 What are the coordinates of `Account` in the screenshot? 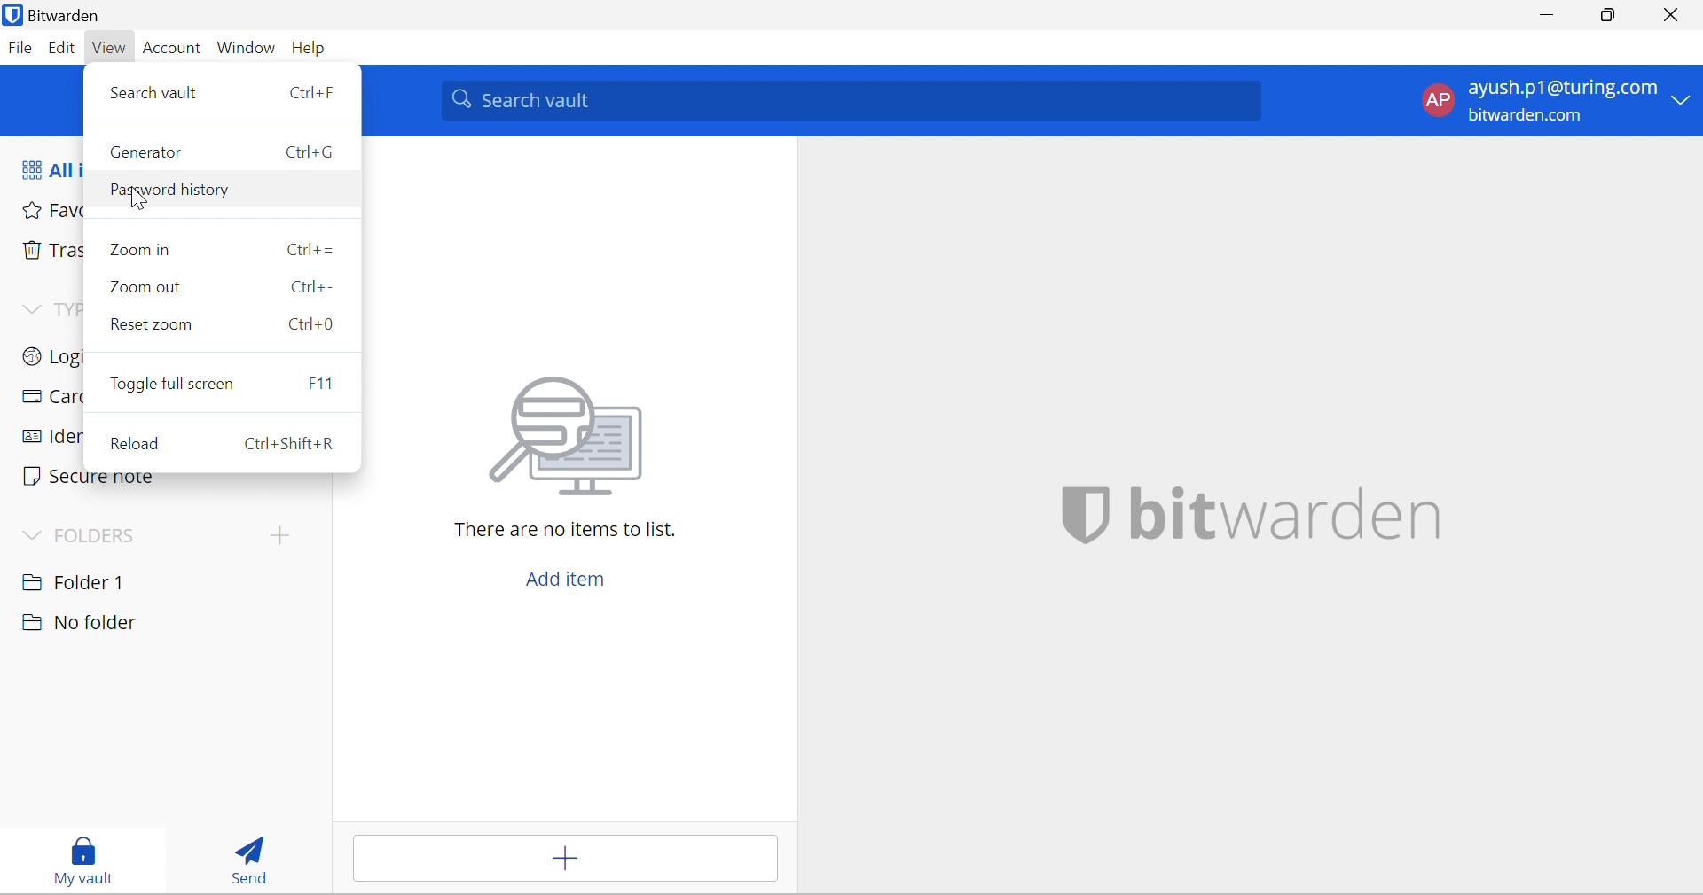 It's located at (171, 50).